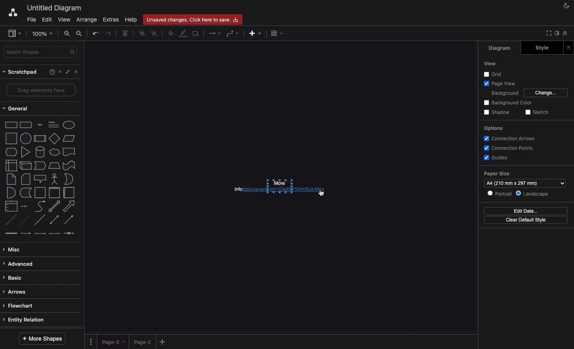 Image resolution: width=574 pixels, height=349 pixels. Describe the element at coordinates (547, 33) in the screenshot. I see `Collapse` at that location.